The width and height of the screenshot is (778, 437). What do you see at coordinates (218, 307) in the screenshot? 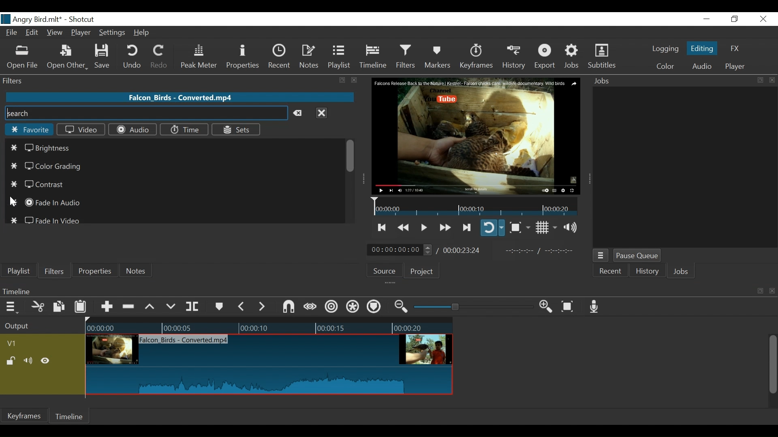
I see `Markers` at bounding box center [218, 307].